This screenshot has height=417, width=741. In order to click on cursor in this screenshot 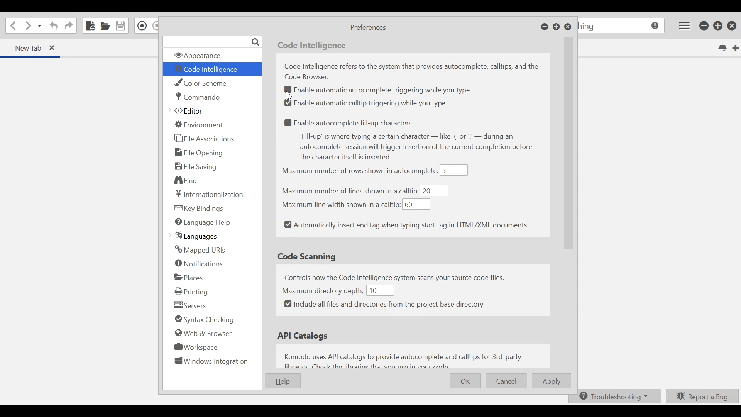, I will do `click(292, 95)`.